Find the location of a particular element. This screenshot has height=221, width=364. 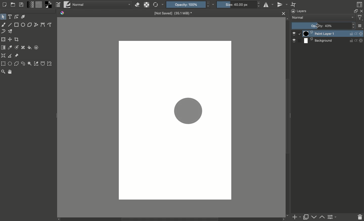

Background is located at coordinates (325, 40).